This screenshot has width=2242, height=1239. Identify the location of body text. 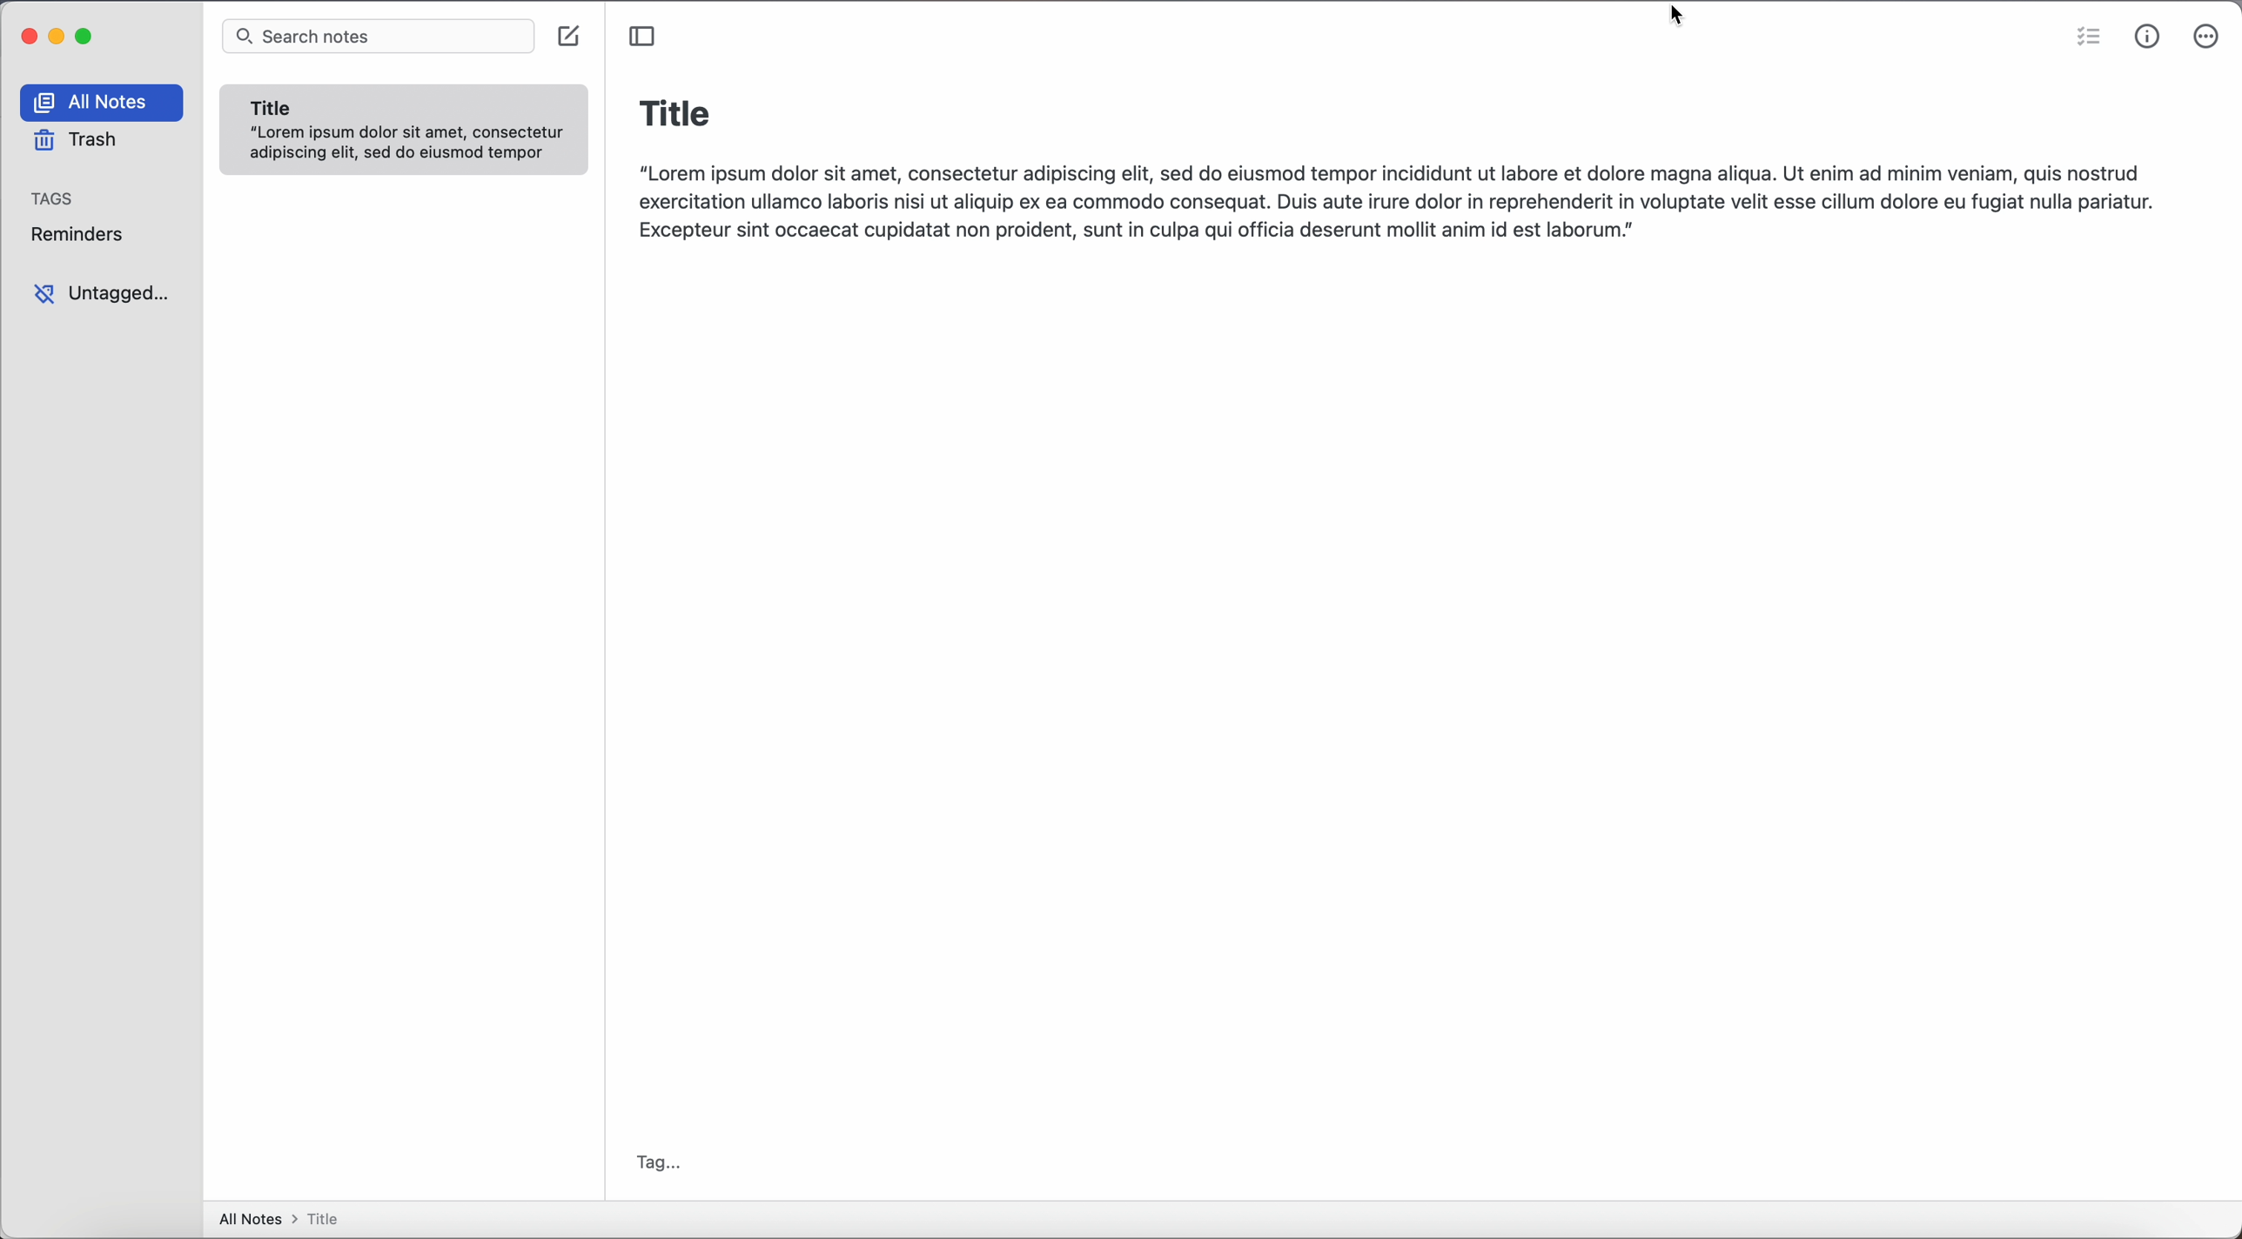
(1394, 198).